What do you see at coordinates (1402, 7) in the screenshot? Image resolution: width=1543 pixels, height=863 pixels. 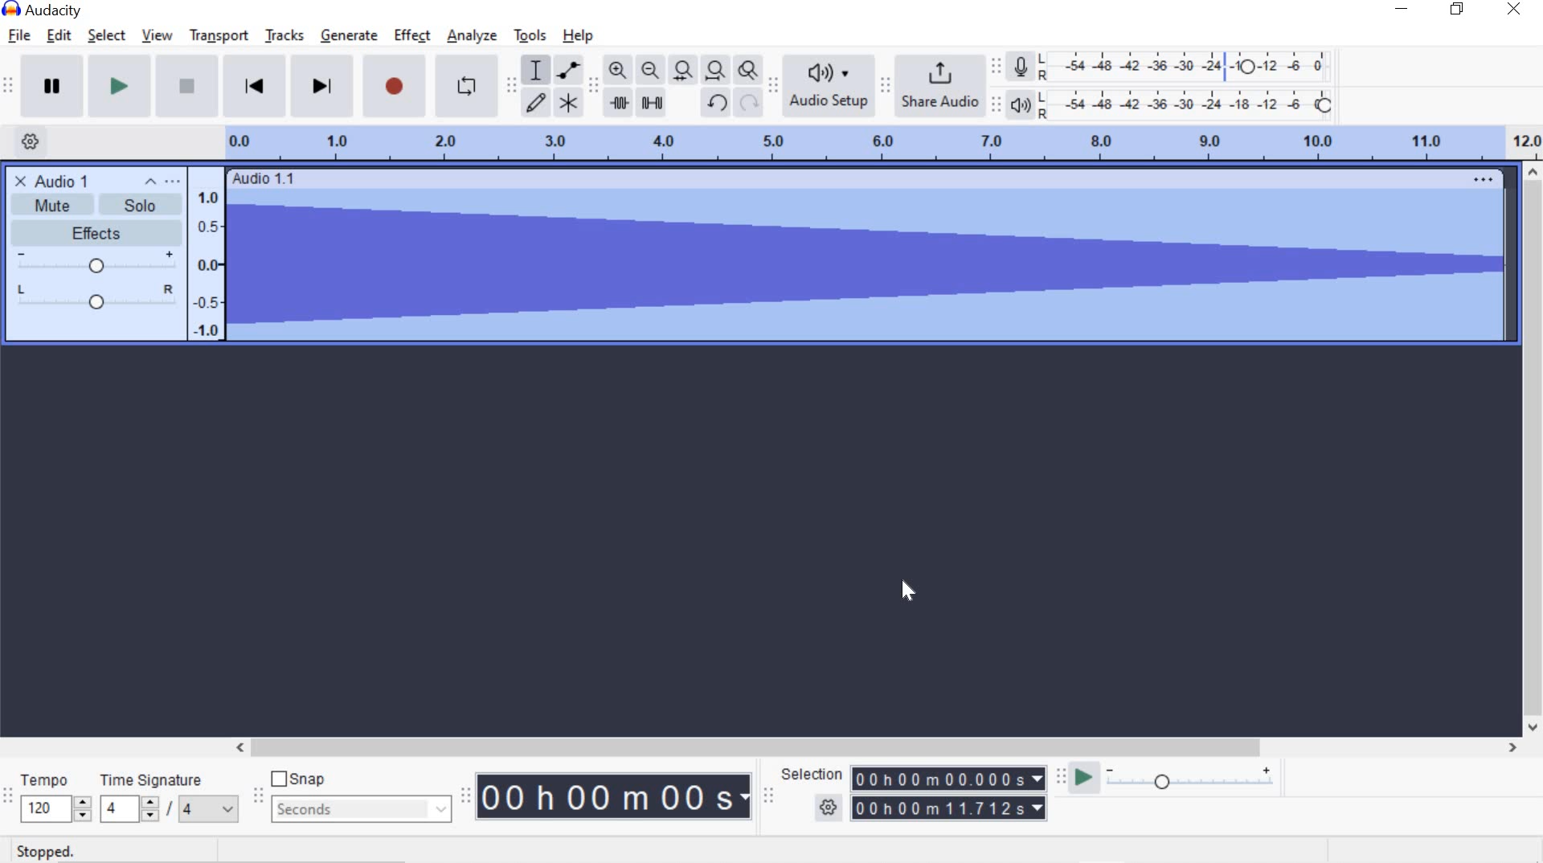 I see `minimize` at bounding box center [1402, 7].